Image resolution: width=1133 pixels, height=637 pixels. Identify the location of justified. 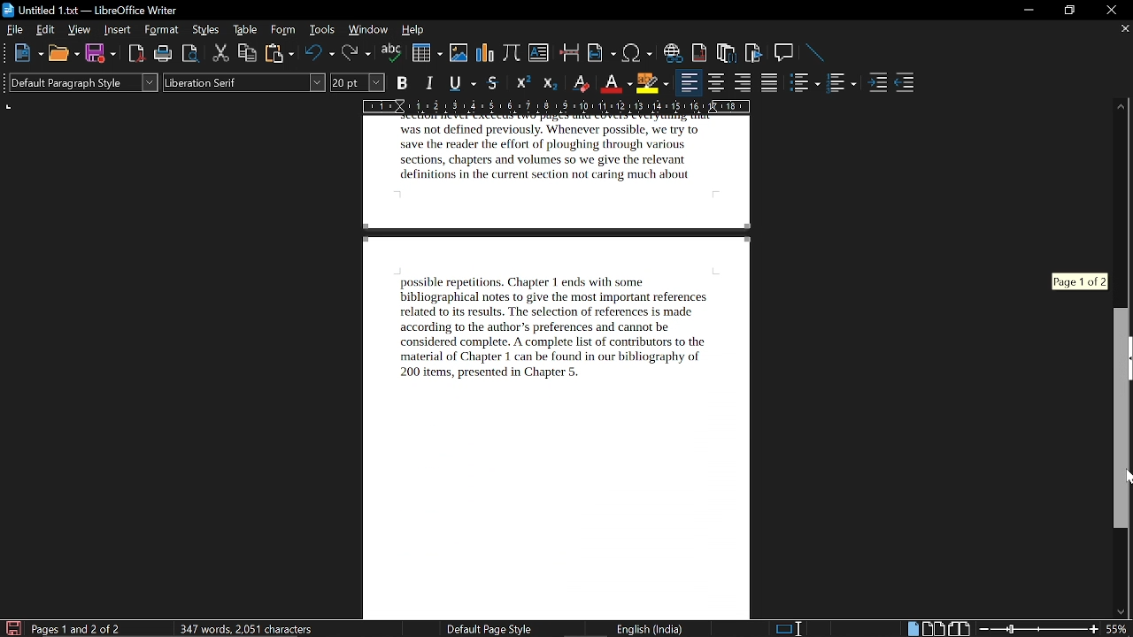
(770, 84).